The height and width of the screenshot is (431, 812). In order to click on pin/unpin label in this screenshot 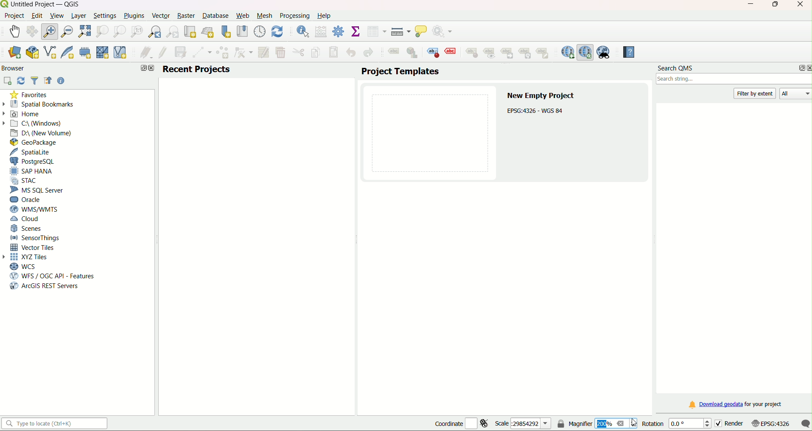, I will do `click(471, 52)`.